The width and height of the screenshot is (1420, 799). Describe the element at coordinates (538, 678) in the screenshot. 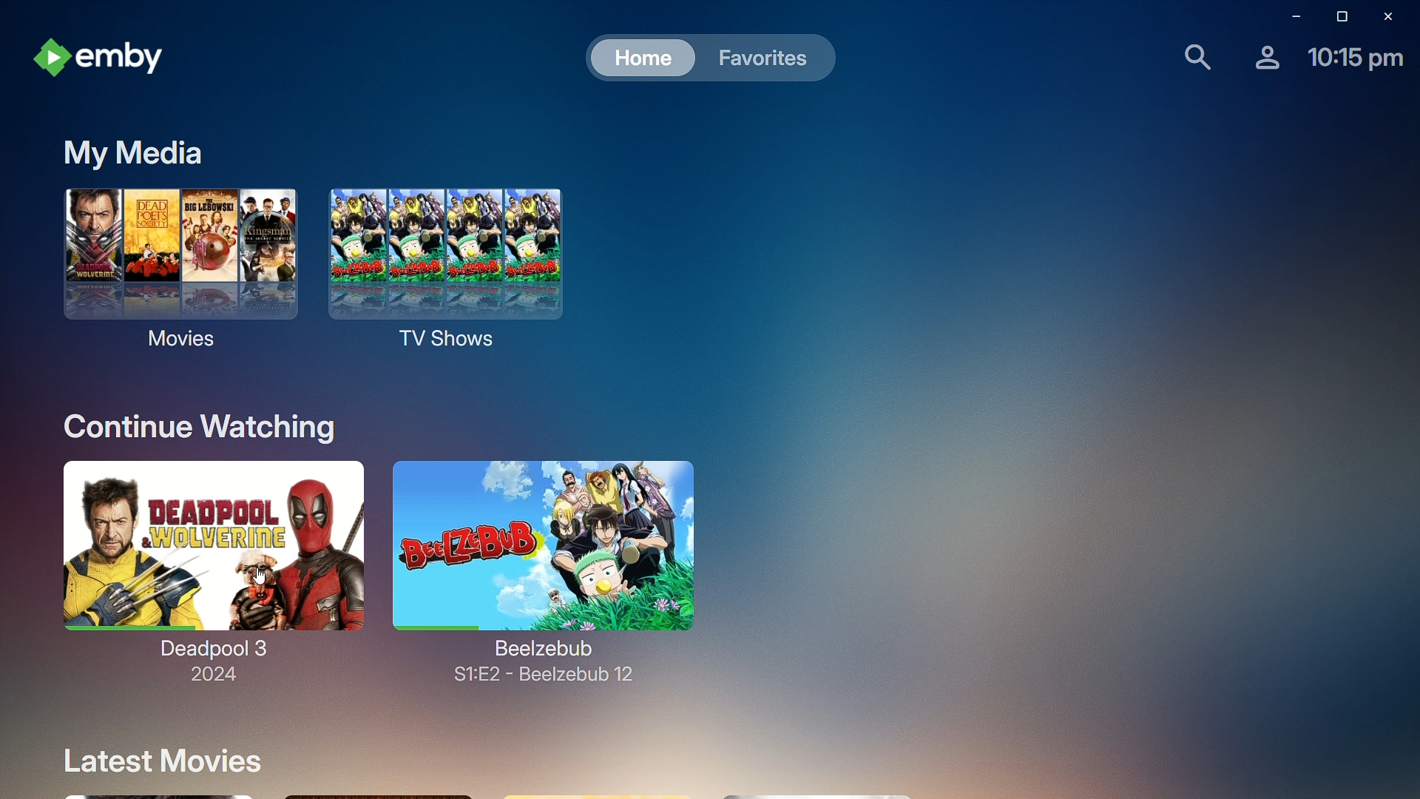

I see `S1:E2 - Beelzebub 2` at that location.